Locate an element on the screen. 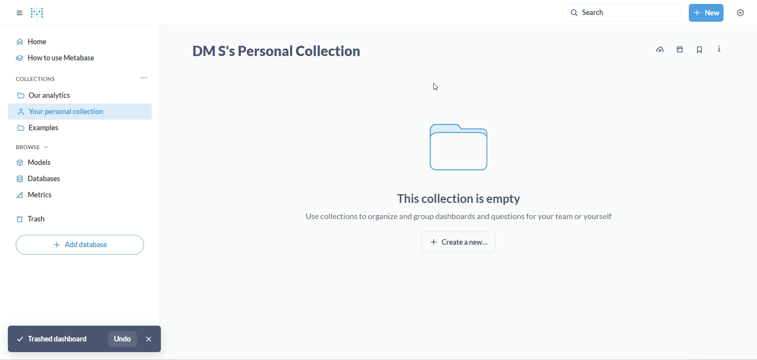  databases is located at coordinates (39, 180).